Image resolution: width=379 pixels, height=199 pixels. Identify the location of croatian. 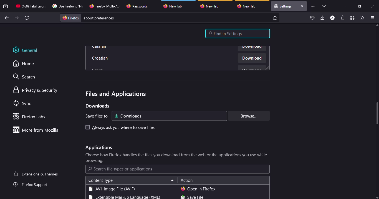
(102, 58).